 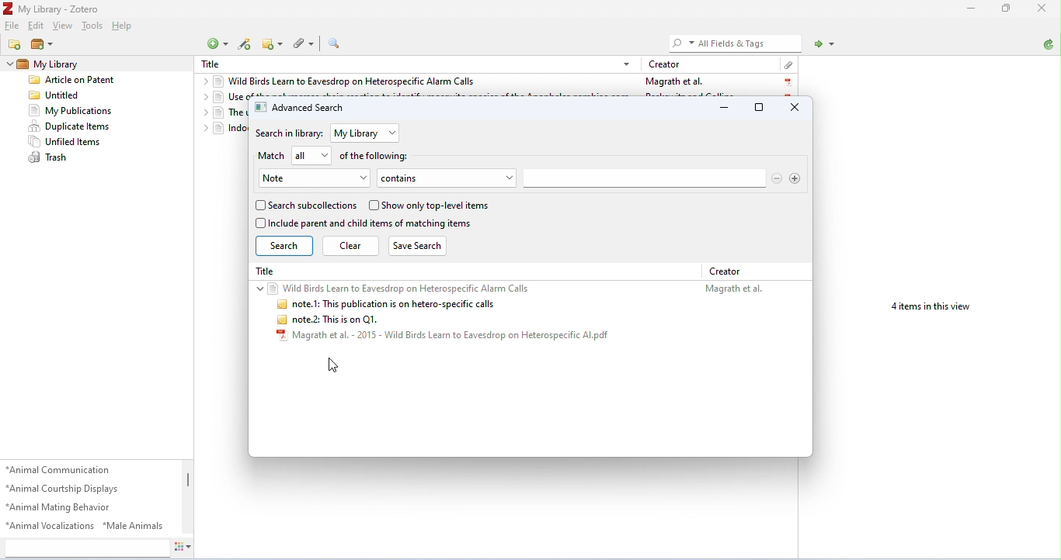 I want to click on checkbox, so click(x=260, y=206).